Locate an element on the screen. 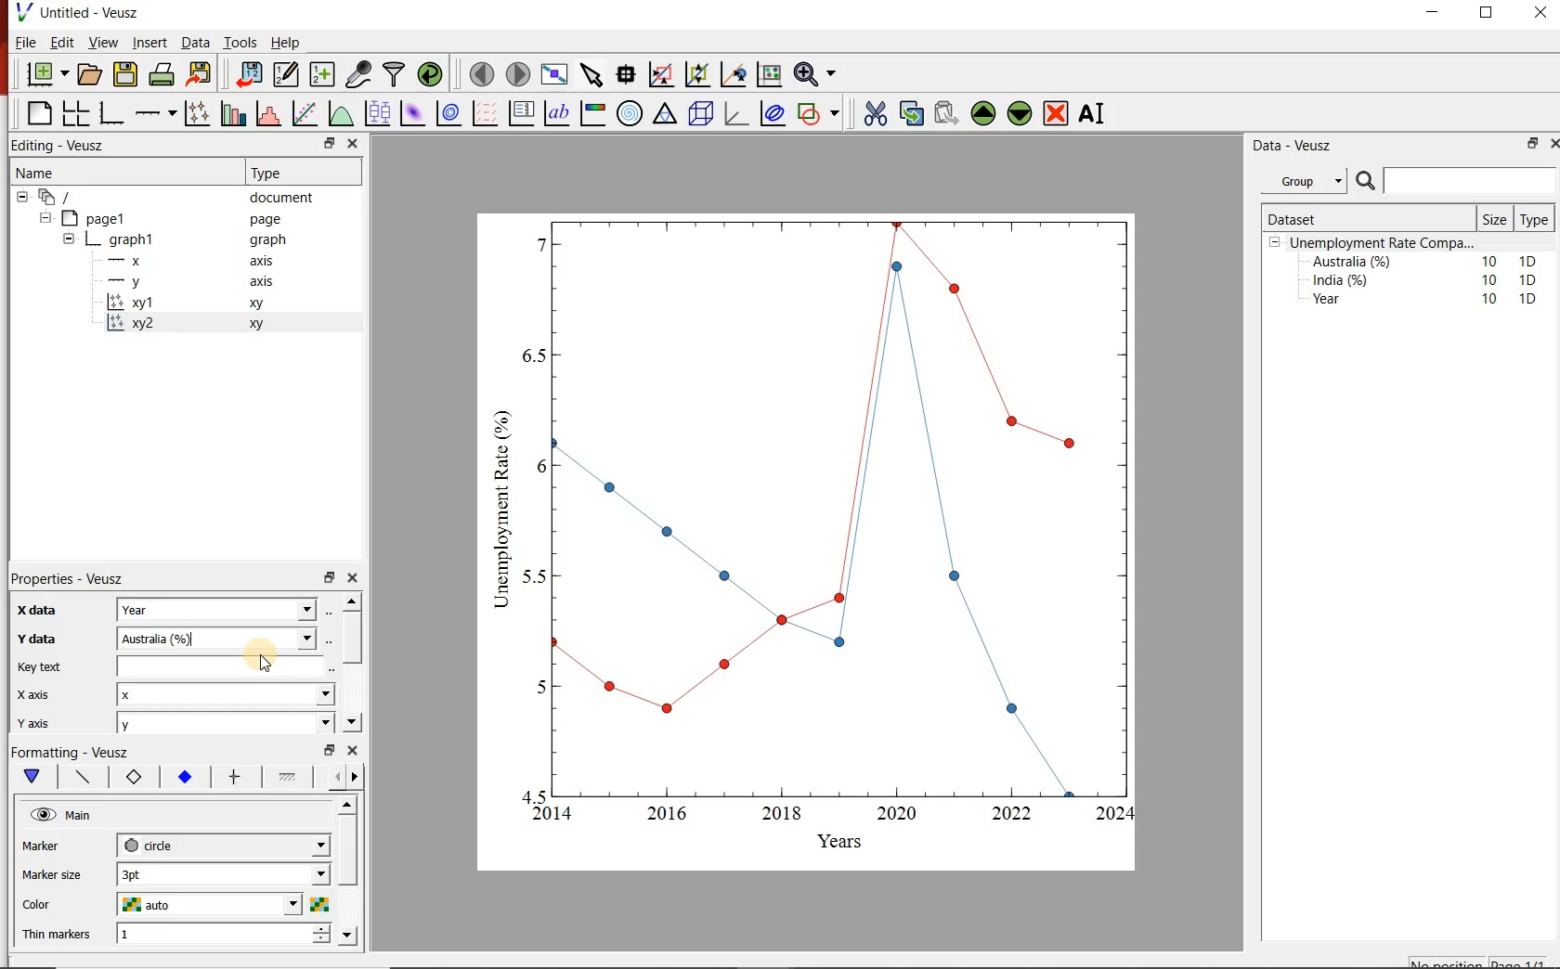 The height and width of the screenshot is (969, 1560). view plot on full screen is located at coordinates (556, 73).